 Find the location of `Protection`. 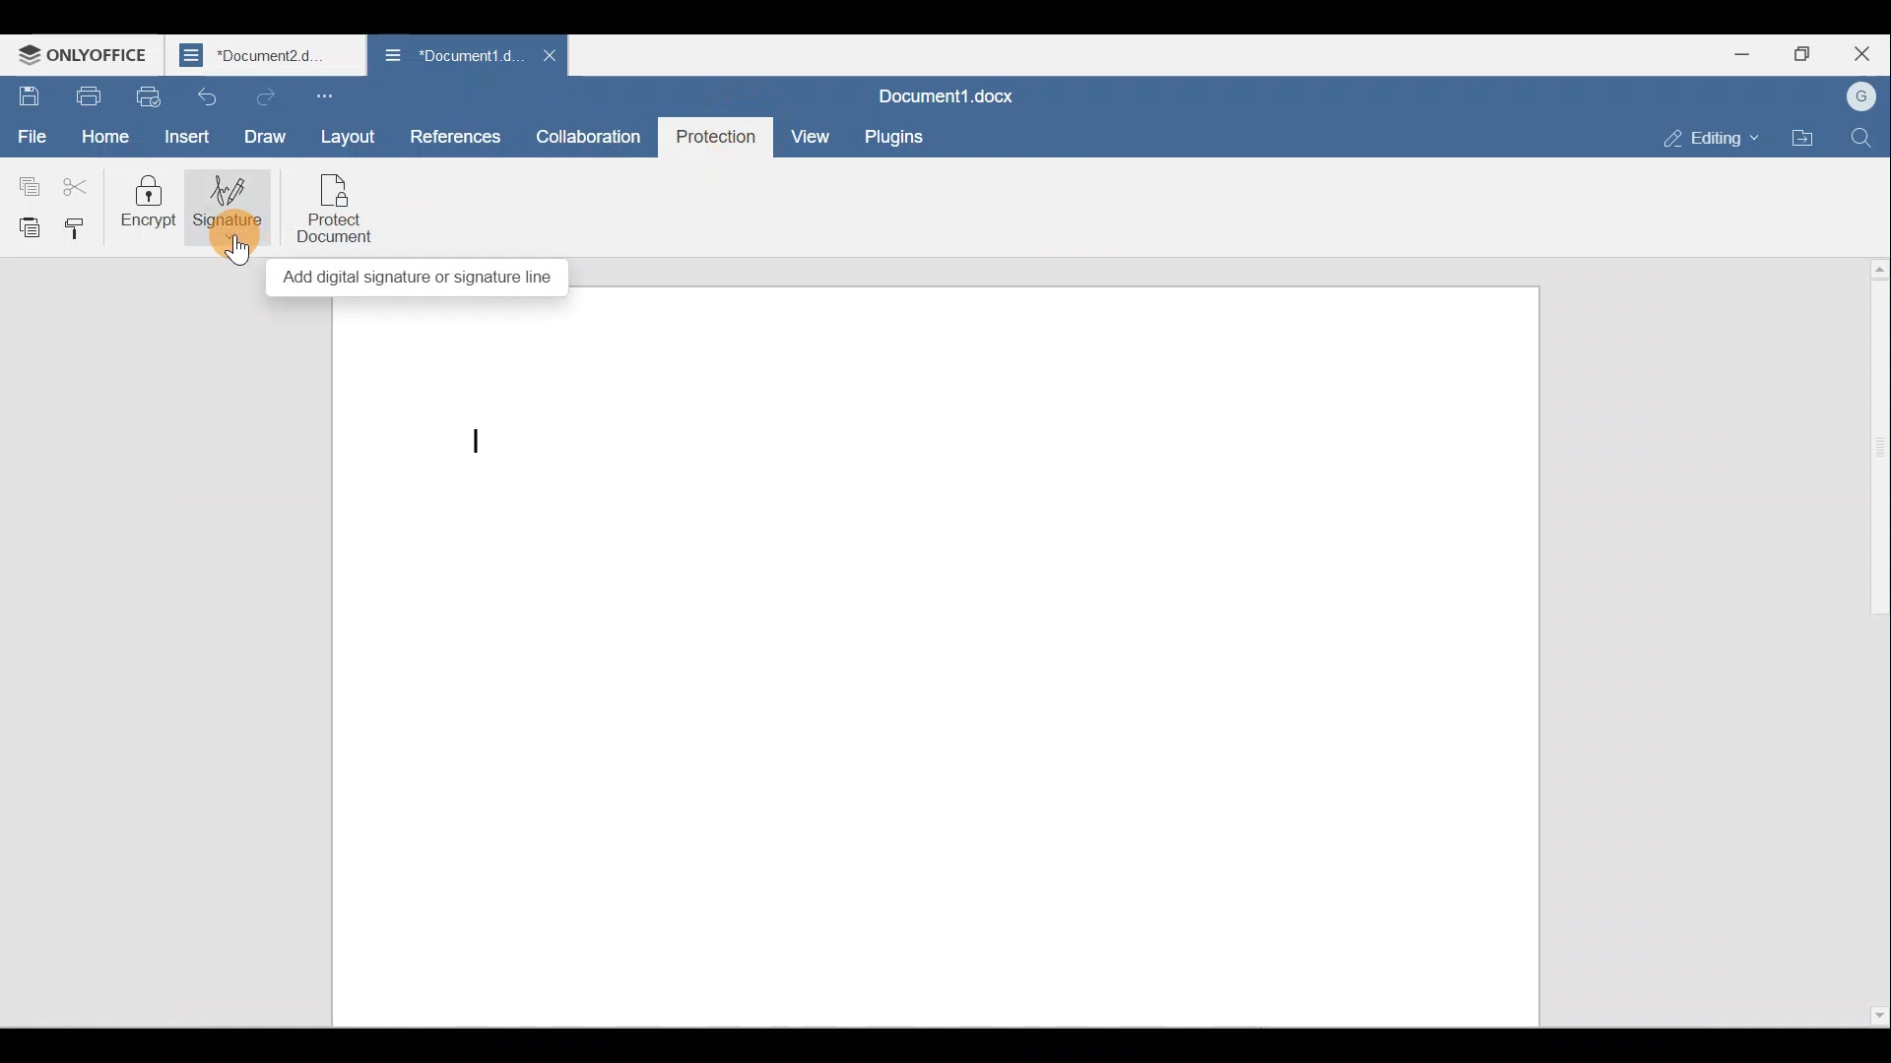

Protection is located at coordinates (715, 138).